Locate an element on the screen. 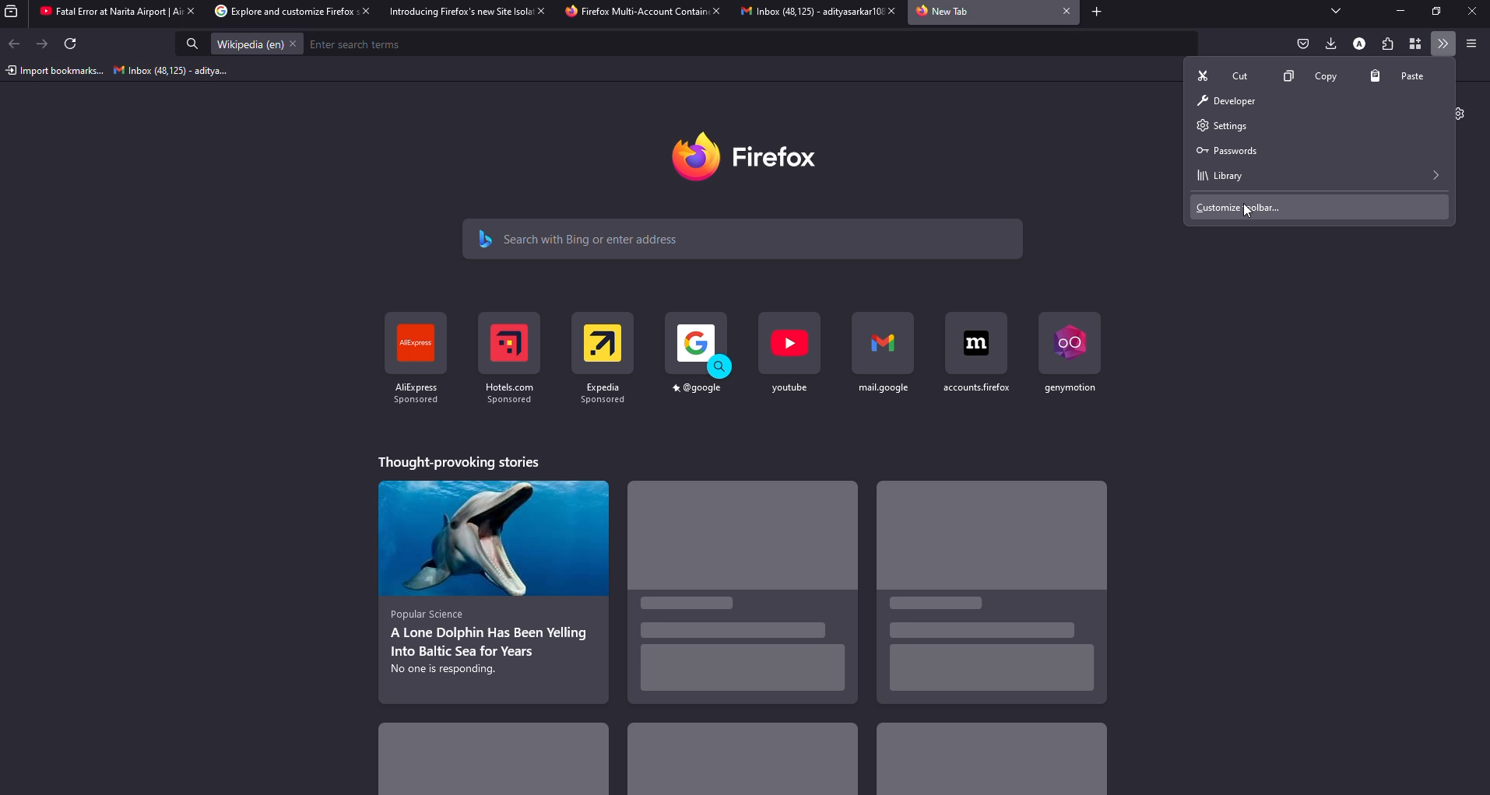 The height and width of the screenshot is (795, 1490). shortcut is located at coordinates (698, 355).